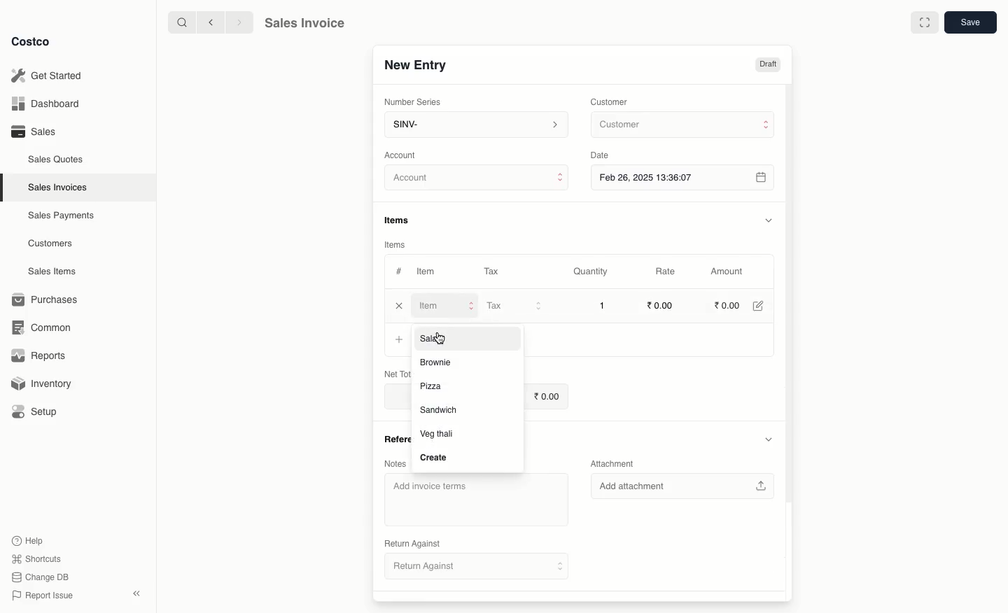 The height and width of the screenshot is (613, 1008). I want to click on Veg thali, so click(437, 434).